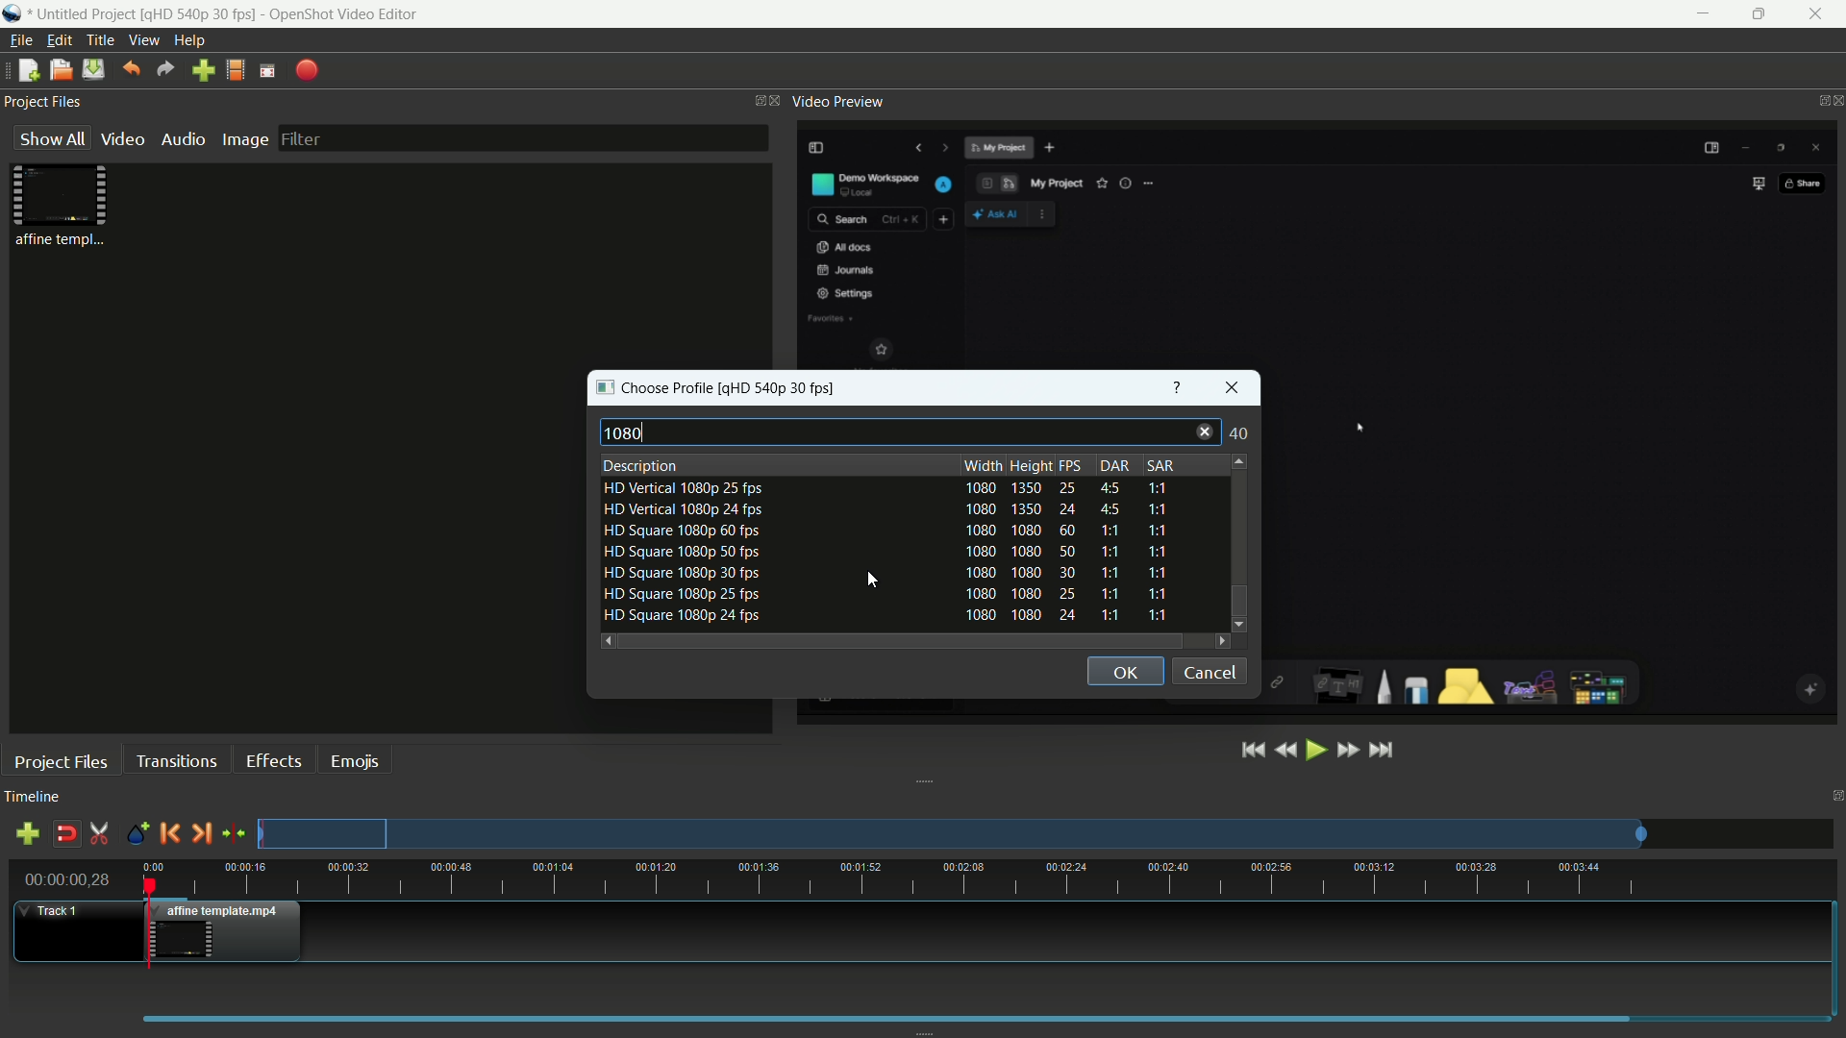 This screenshot has height=1038, width=1846. Describe the element at coordinates (130, 69) in the screenshot. I see `undo` at that location.